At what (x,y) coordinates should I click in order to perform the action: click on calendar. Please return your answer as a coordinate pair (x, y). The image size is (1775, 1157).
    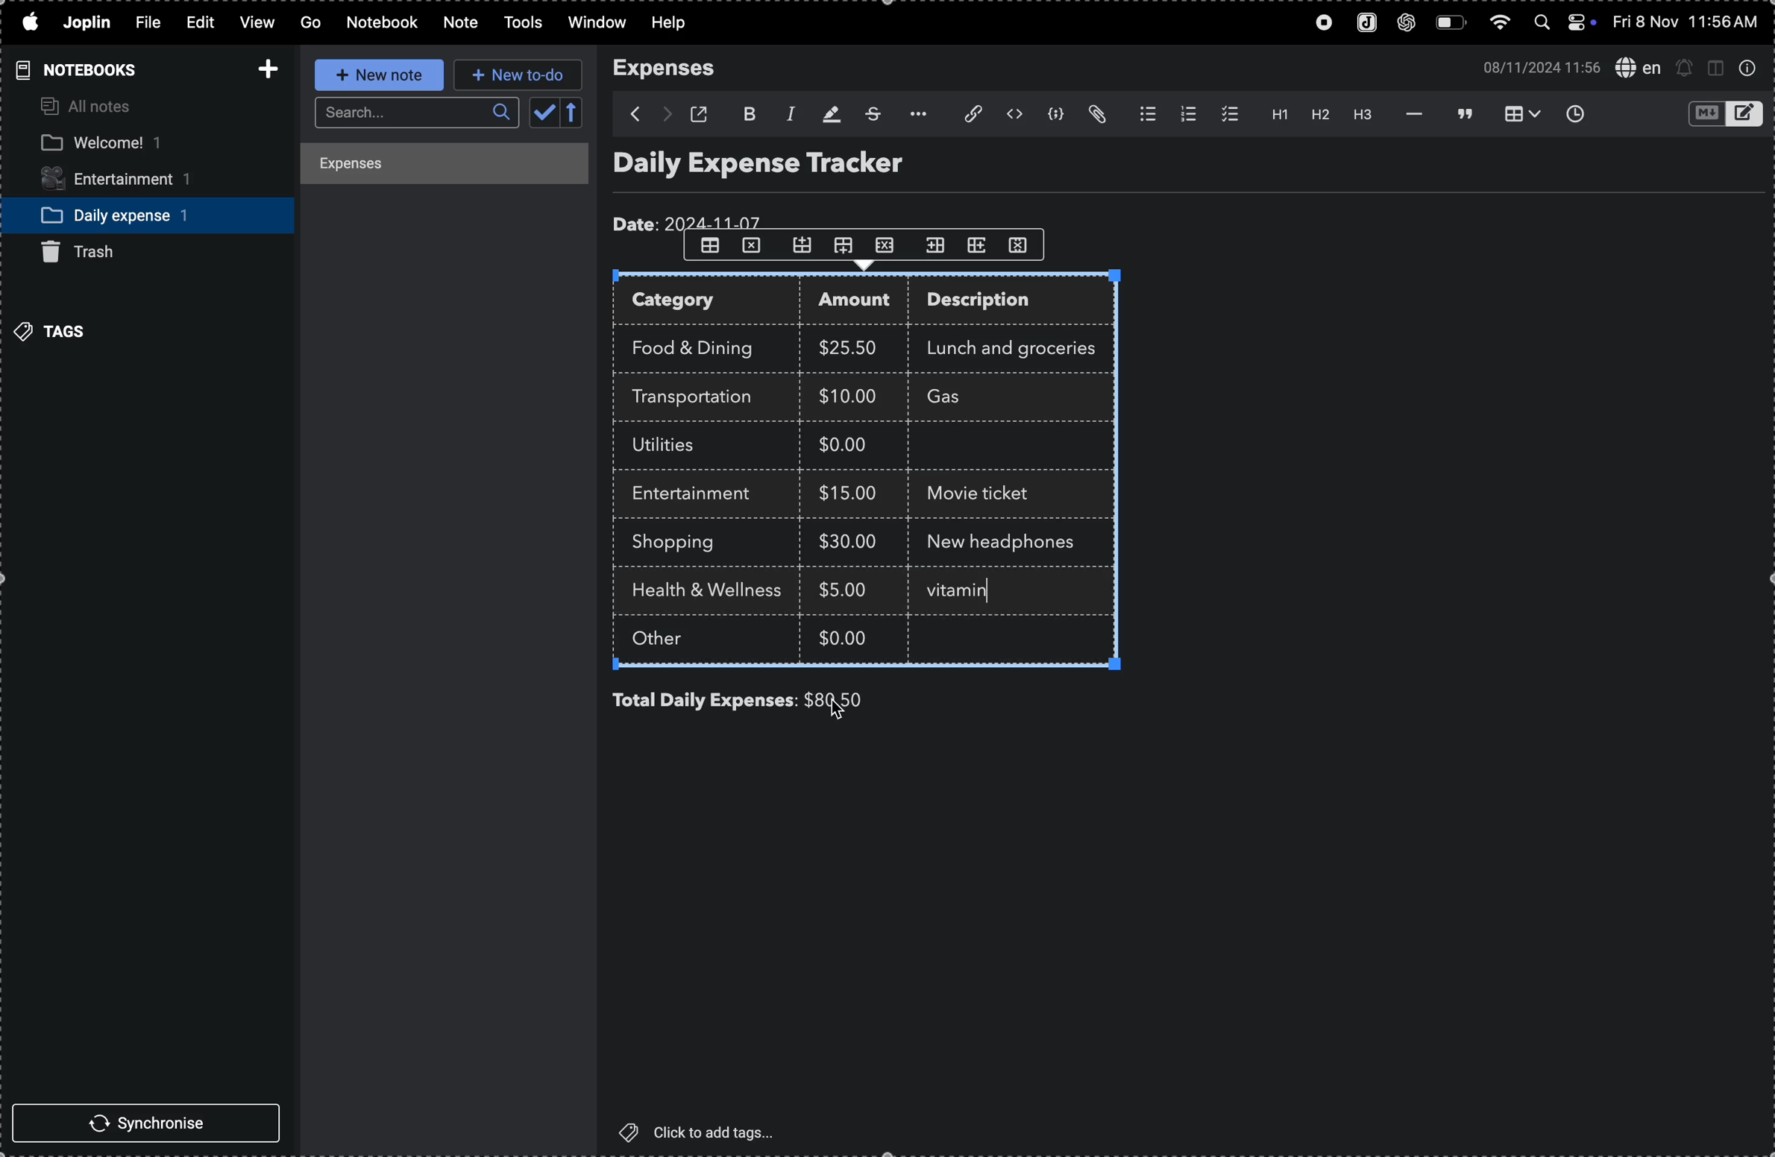
    Looking at the image, I should click on (557, 114).